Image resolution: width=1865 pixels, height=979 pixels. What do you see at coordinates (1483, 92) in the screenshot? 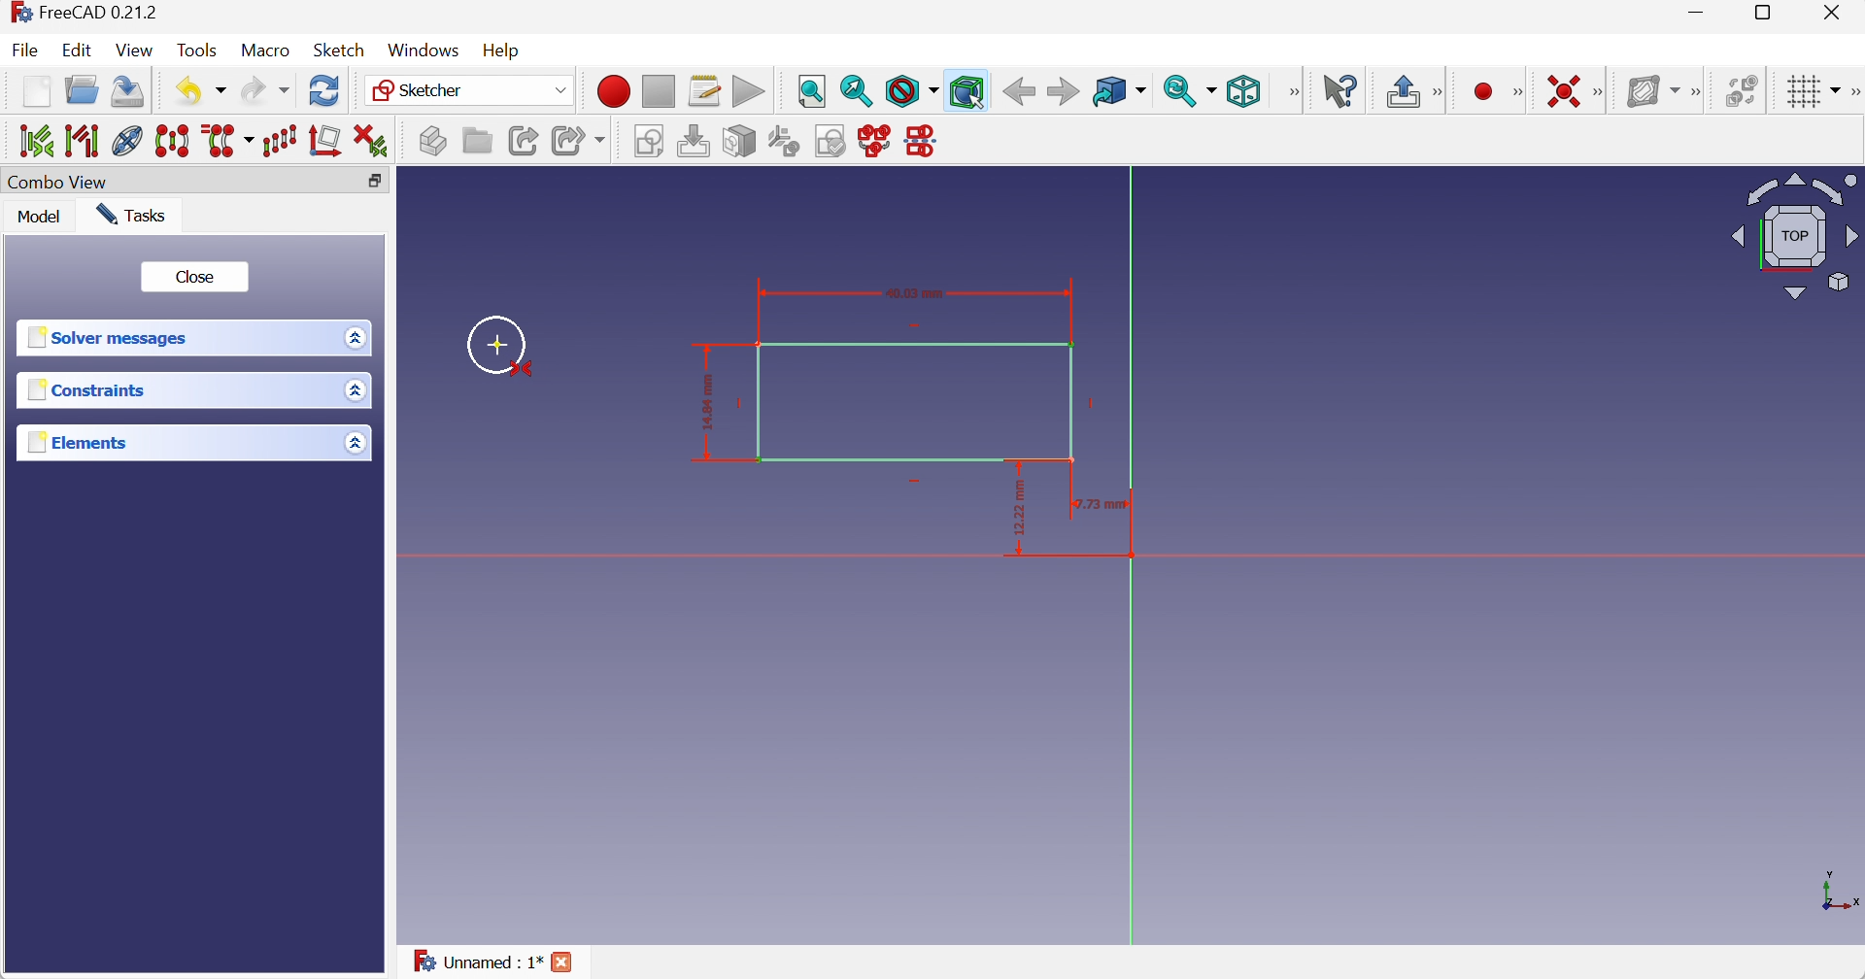
I see `Create point` at bounding box center [1483, 92].